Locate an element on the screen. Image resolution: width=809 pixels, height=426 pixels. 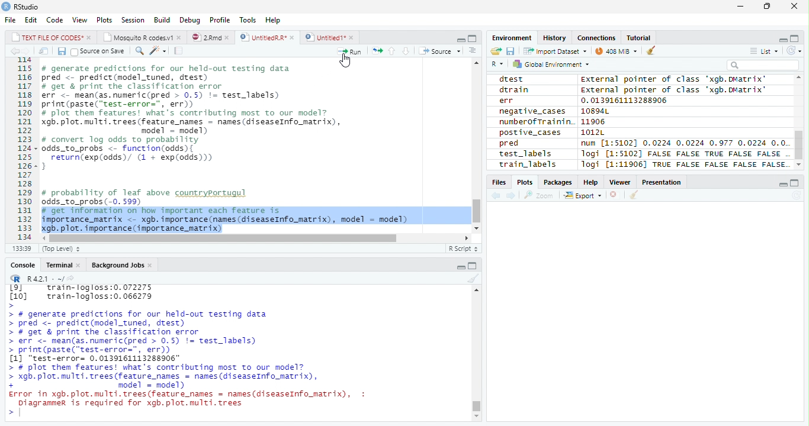
Maximize is located at coordinates (472, 37).